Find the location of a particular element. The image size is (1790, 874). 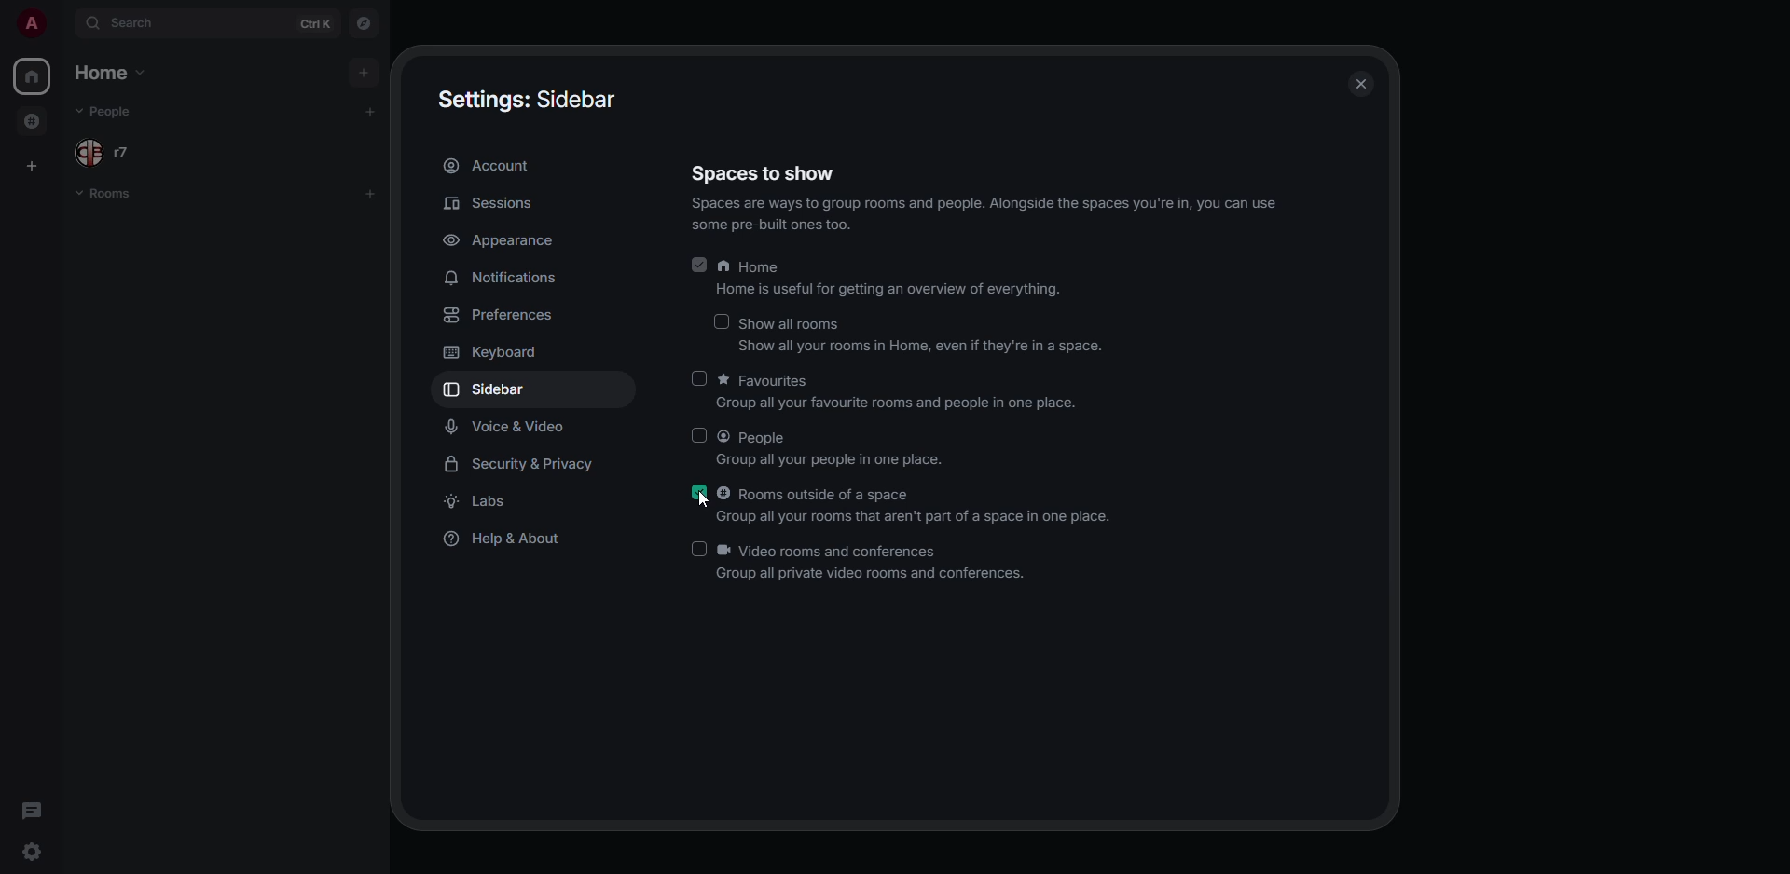

Settings: Sidebar is located at coordinates (530, 101).